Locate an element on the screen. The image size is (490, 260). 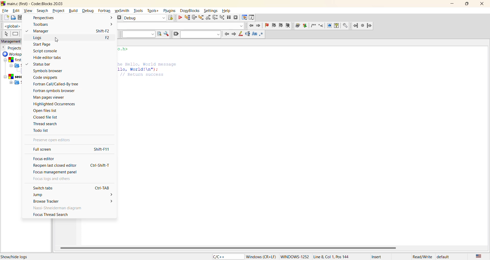
edit is located at coordinates (17, 11).